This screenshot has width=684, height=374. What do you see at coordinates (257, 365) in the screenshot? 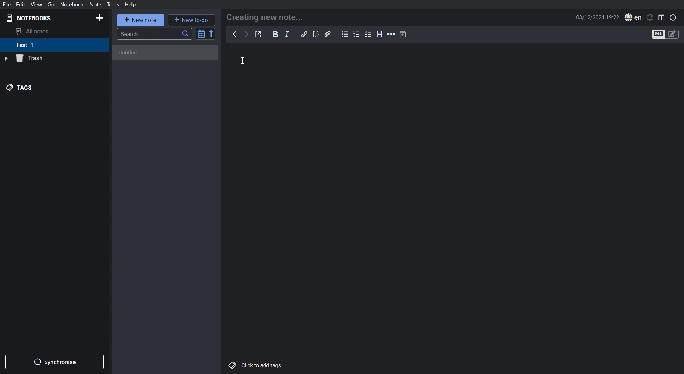
I see `Click to add tags` at bounding box center [257, 365].